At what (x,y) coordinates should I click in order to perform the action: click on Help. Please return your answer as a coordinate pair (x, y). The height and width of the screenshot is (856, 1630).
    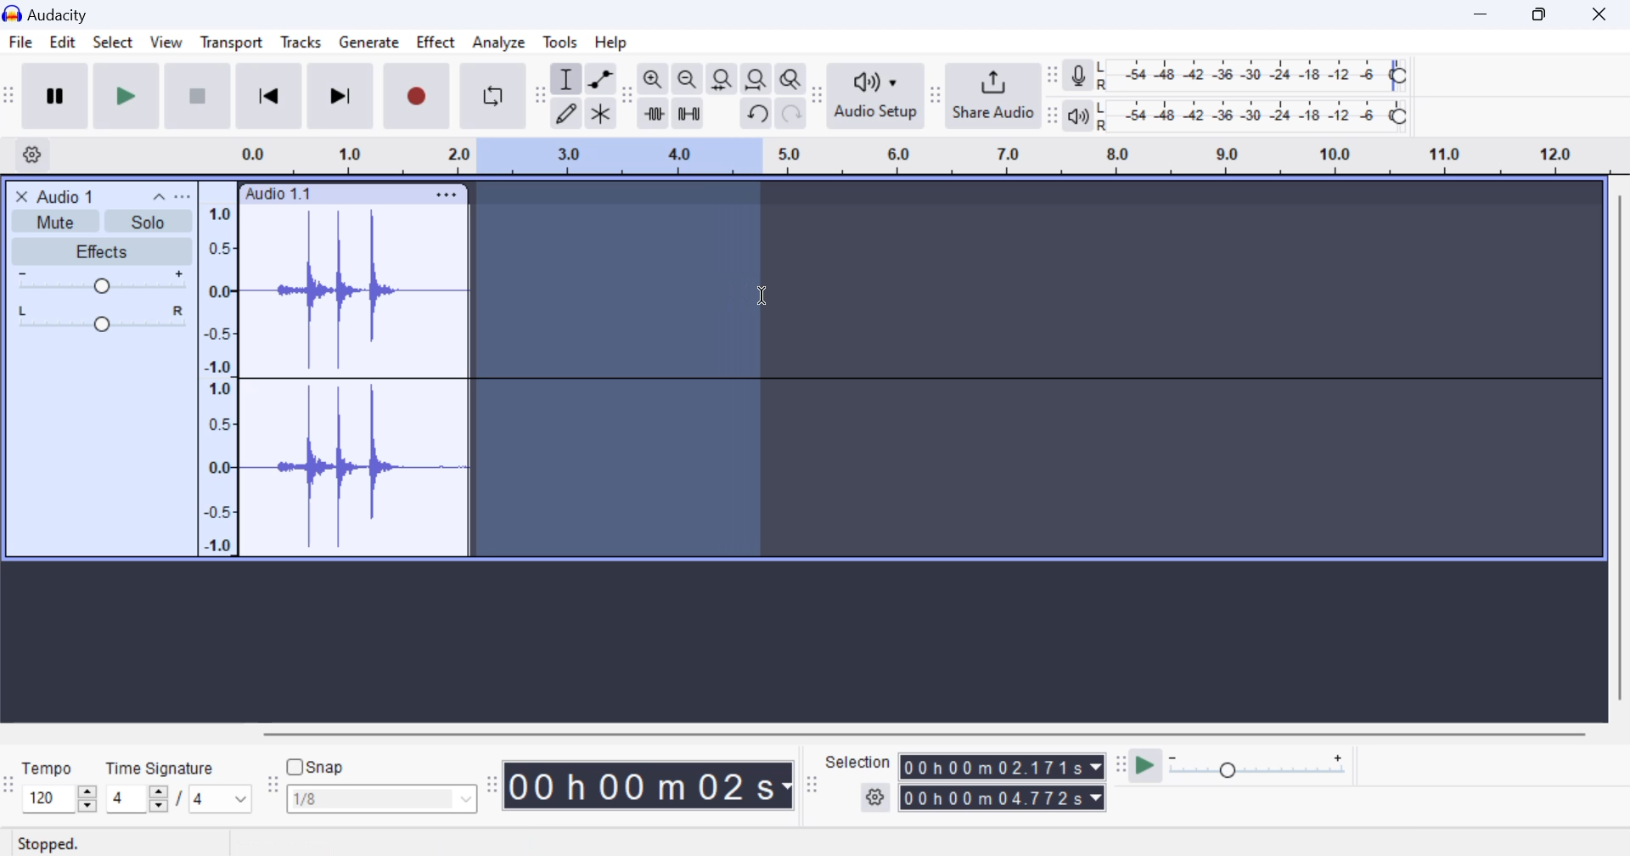
    Looking at the image, I should click on (615, 42).